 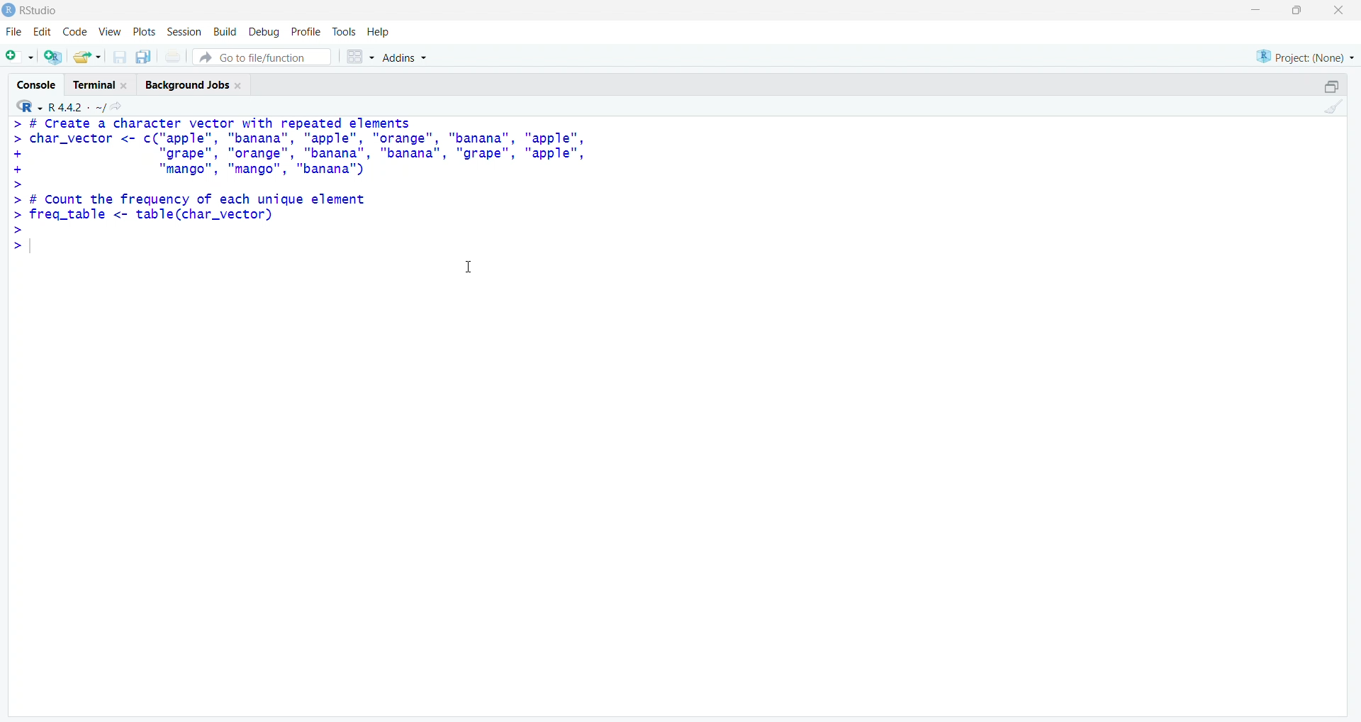 What do you see at coordinates (194, 84) in the screenshot?
I see `Background Jobs` at bounding box center [194, 84].